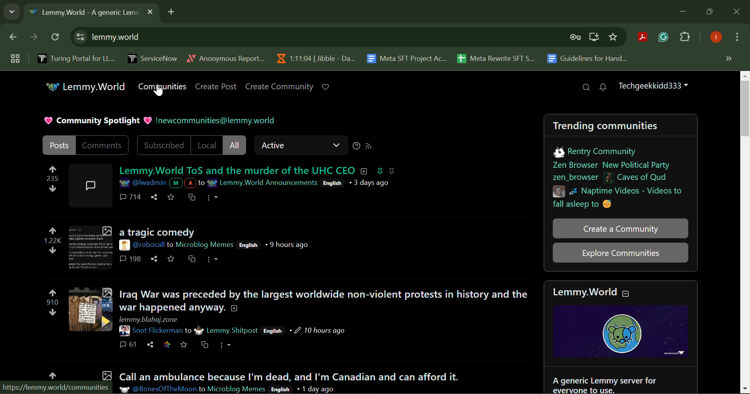 The height and width of the screenshot is (394, 750). I want to click on Share, so click(155, 197).